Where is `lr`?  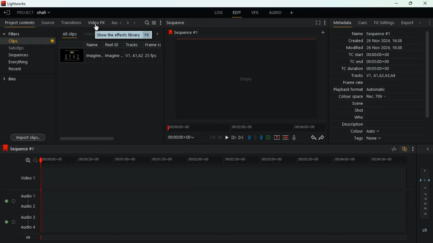 lr is located at coordinates (425, 231).